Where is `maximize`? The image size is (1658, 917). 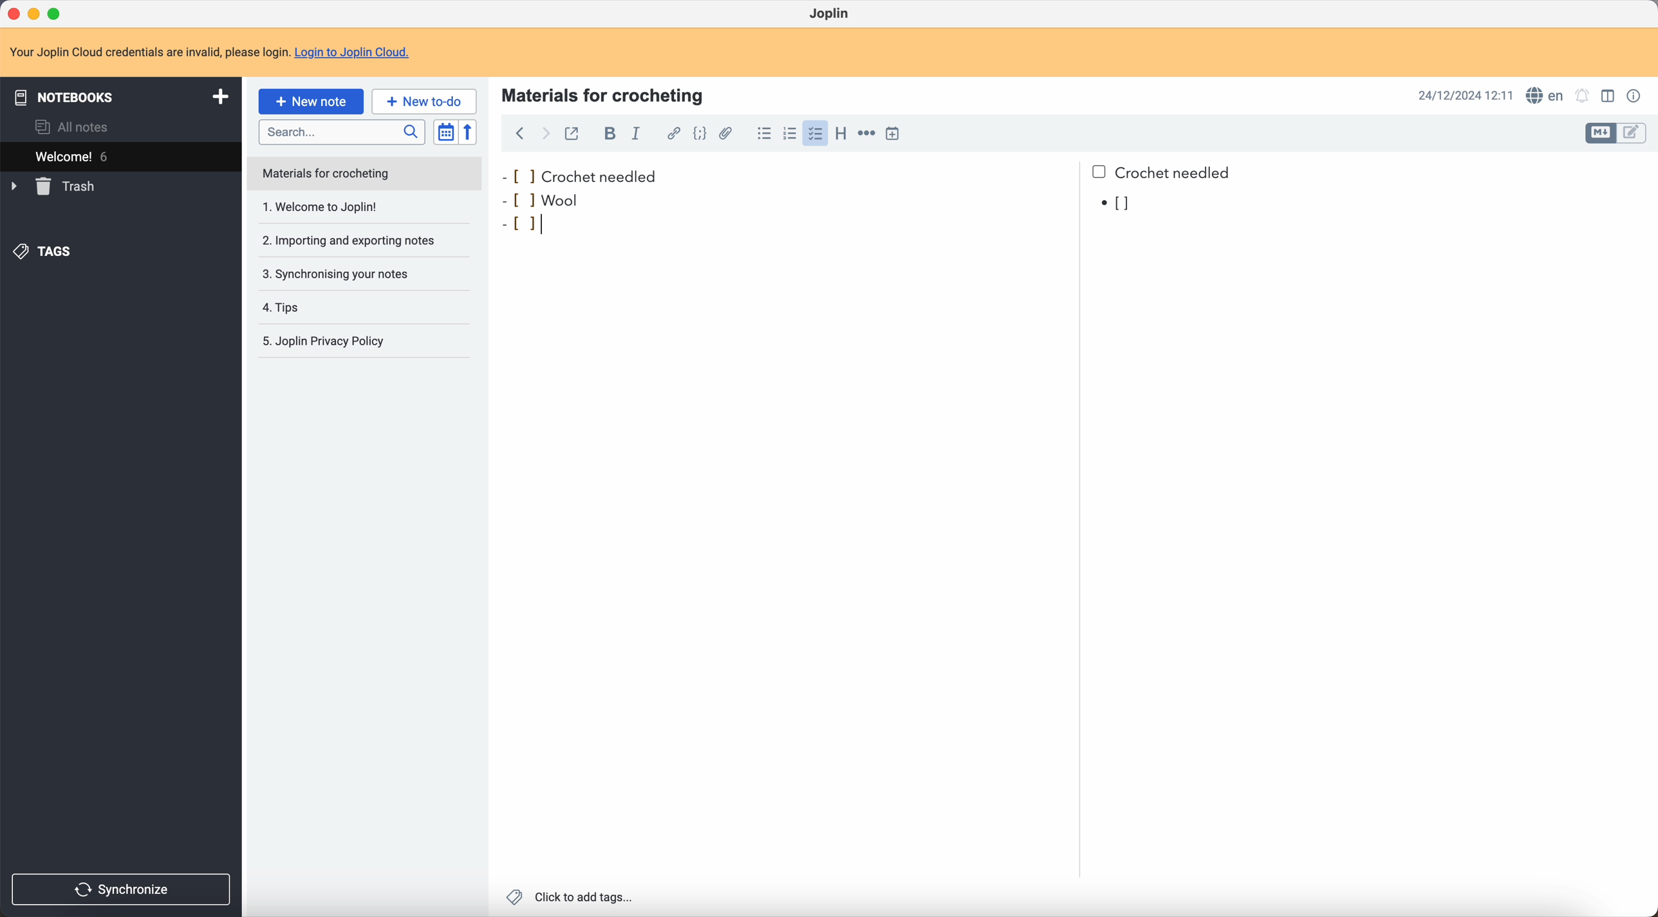
maximize is located at coordinates (57, 14).